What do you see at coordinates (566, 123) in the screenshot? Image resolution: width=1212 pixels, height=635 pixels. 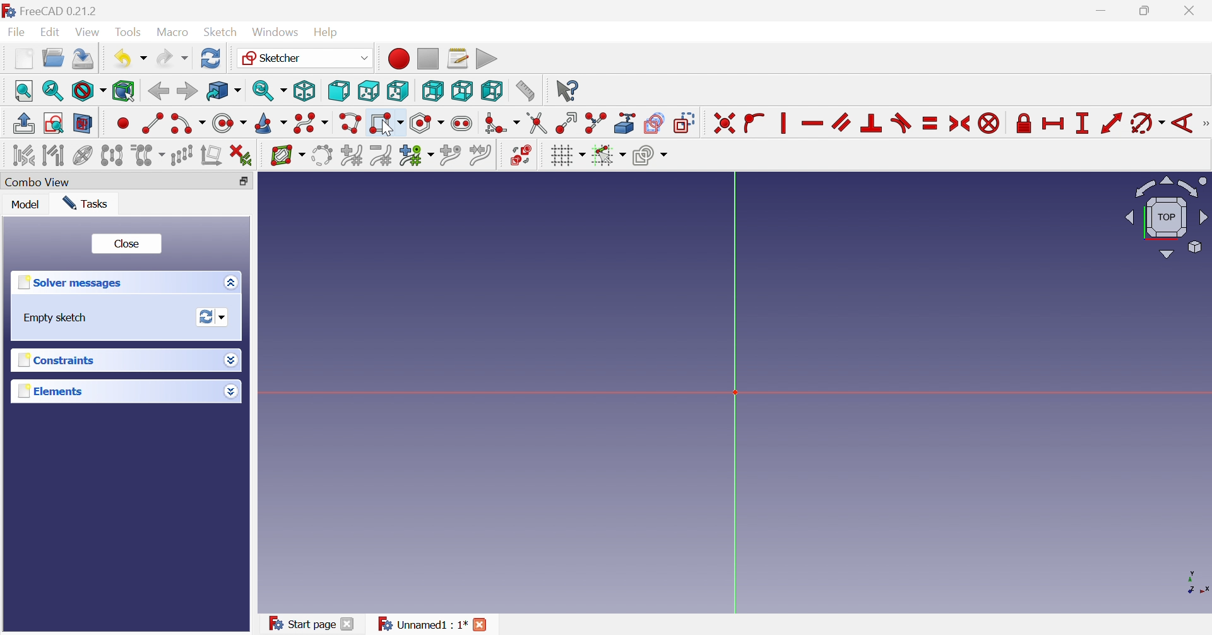 I see `Extend edge` at bounding box center [566, 123].